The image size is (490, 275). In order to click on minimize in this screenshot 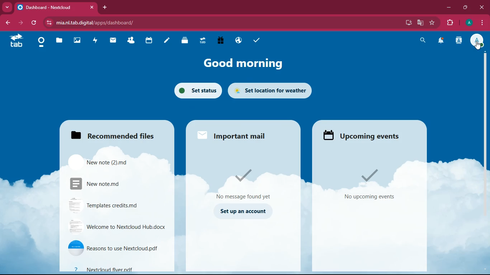, I will do `click(449, 8)`.